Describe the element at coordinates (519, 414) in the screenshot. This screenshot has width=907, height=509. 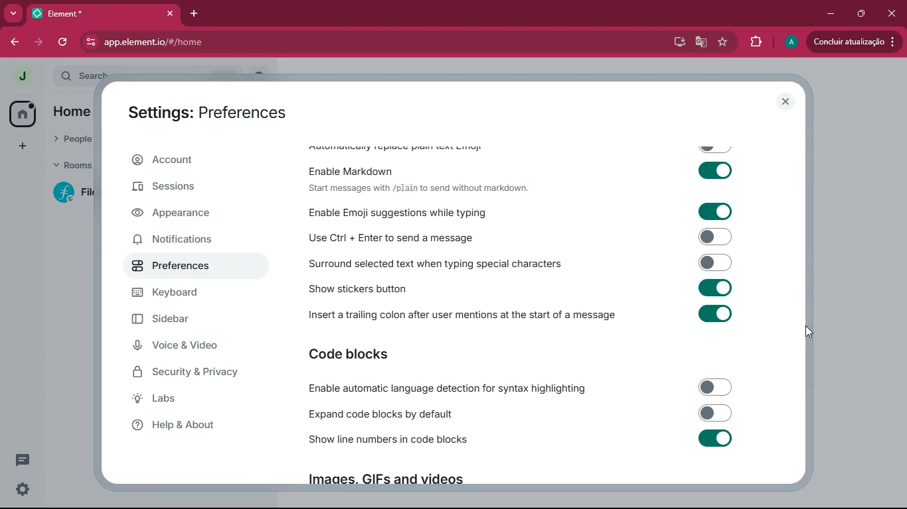
I see `Expand code blocks by default` at that location.